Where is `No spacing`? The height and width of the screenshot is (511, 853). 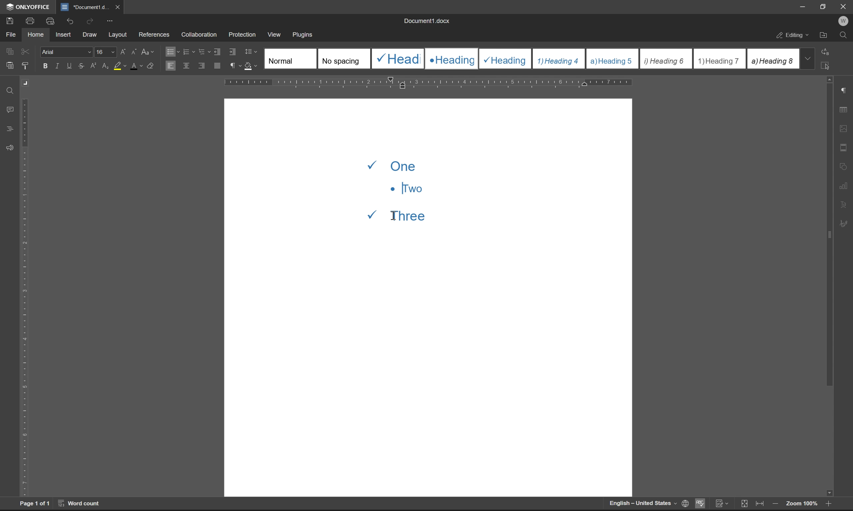
No spacing is located at coordinates (343, 59).